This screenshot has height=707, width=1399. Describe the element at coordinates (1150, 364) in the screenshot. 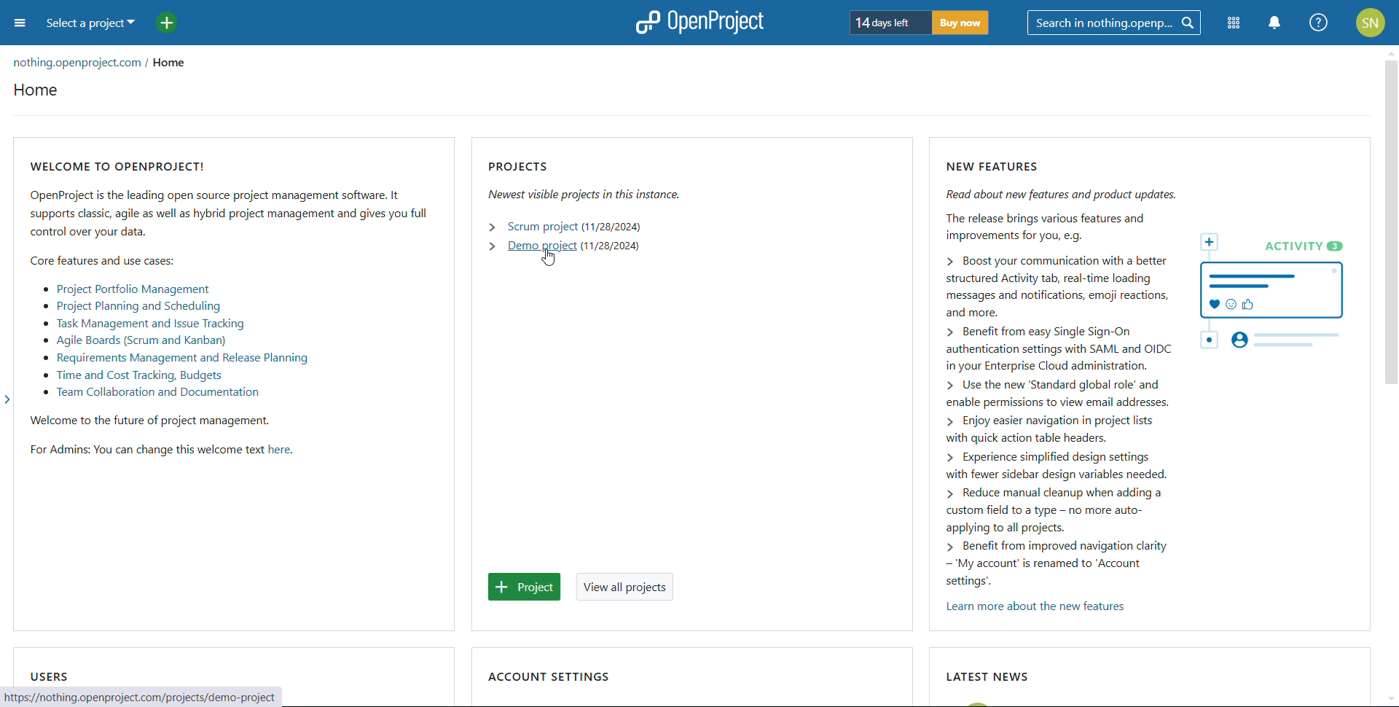

I see `new features` at that location.